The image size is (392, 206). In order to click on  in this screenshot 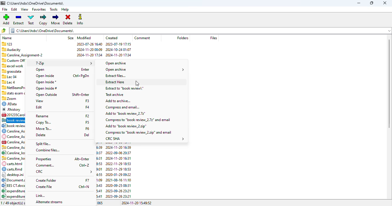, I will do `click(11, 71)`.